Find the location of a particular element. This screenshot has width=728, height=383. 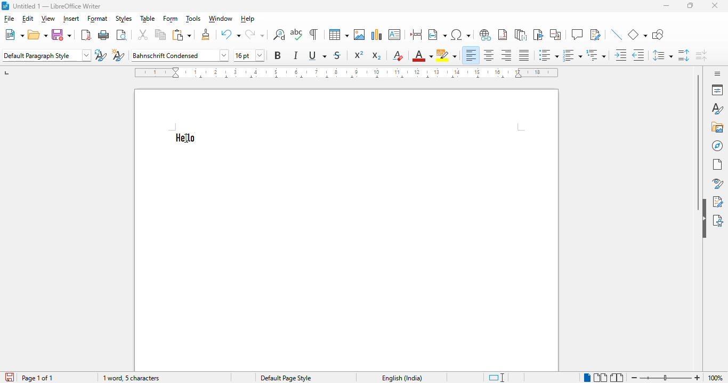

insert special characters is located at coordinates (462, 35).